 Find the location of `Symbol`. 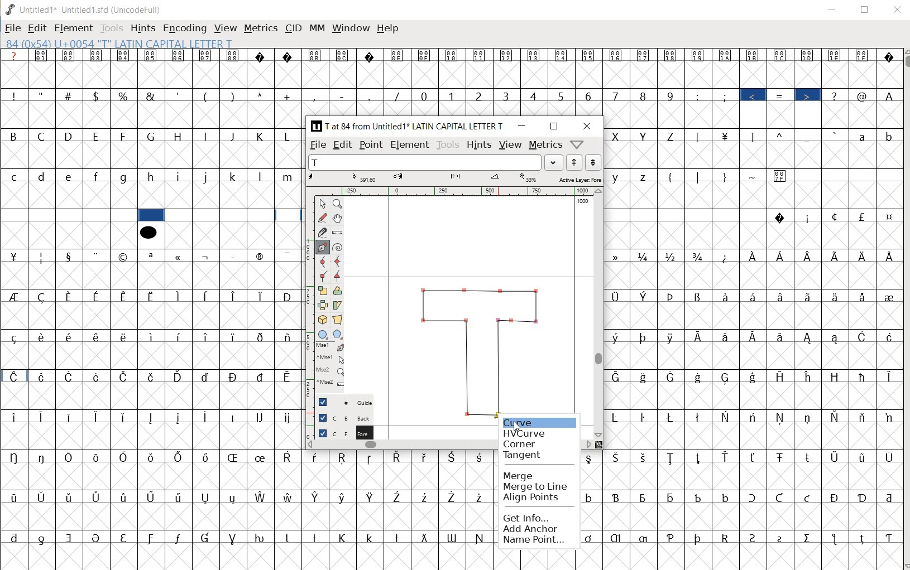

Symbol is located at coordinates (397, 496).